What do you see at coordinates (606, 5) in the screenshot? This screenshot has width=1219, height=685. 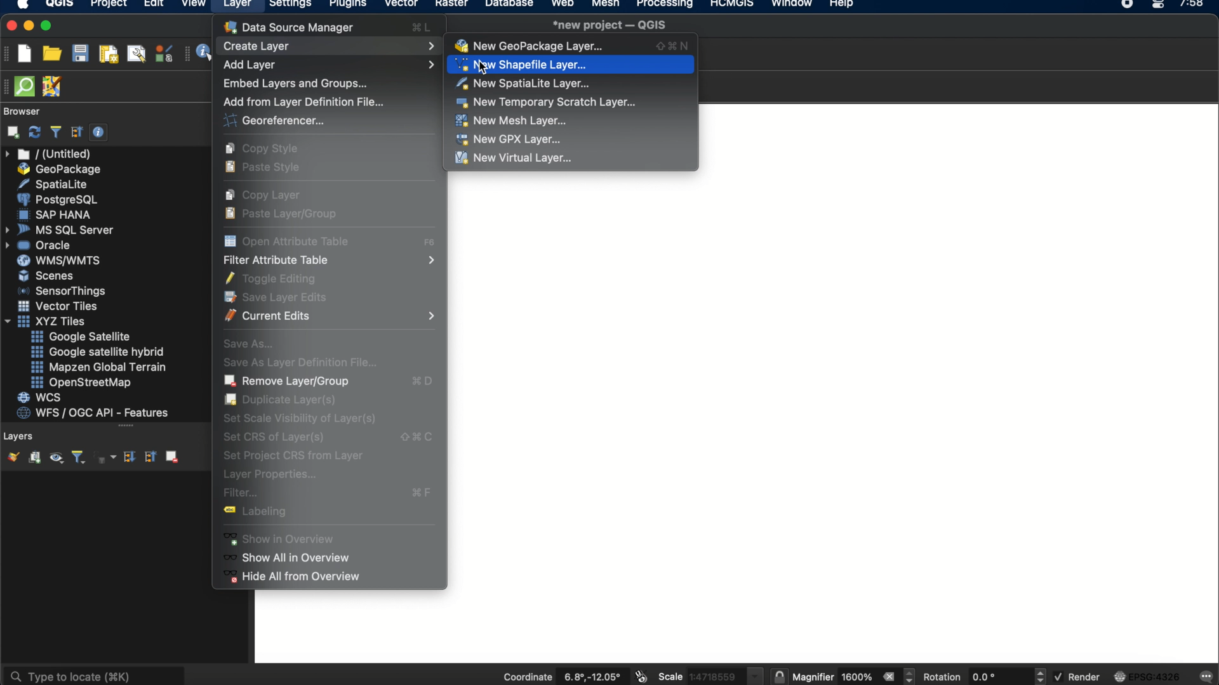 I see `mesh` at bounding box center [606, 5].